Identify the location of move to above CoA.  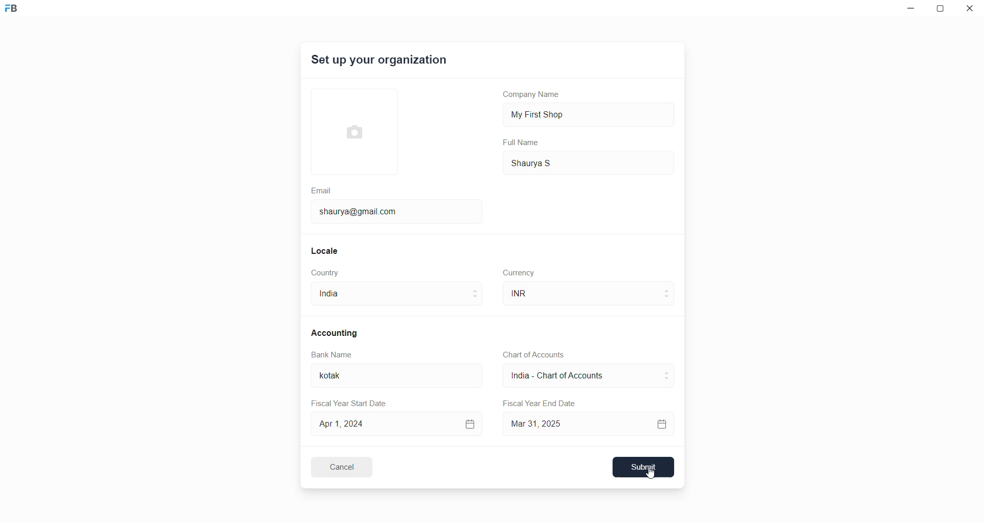
(669, 371).